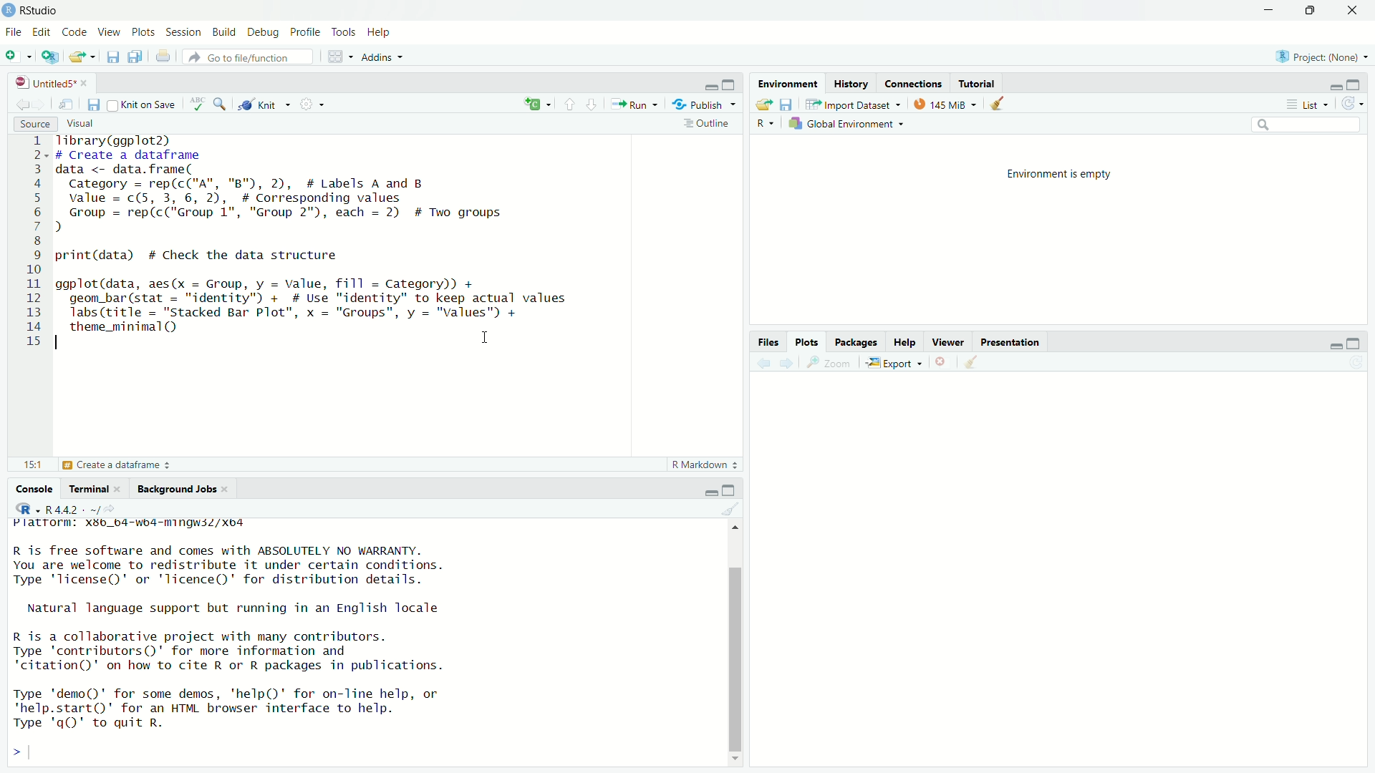 The image size is (1375, 773). Describe the element at coordinates (854, 104) in the screenshot. I see `Import Dataset` at that location.